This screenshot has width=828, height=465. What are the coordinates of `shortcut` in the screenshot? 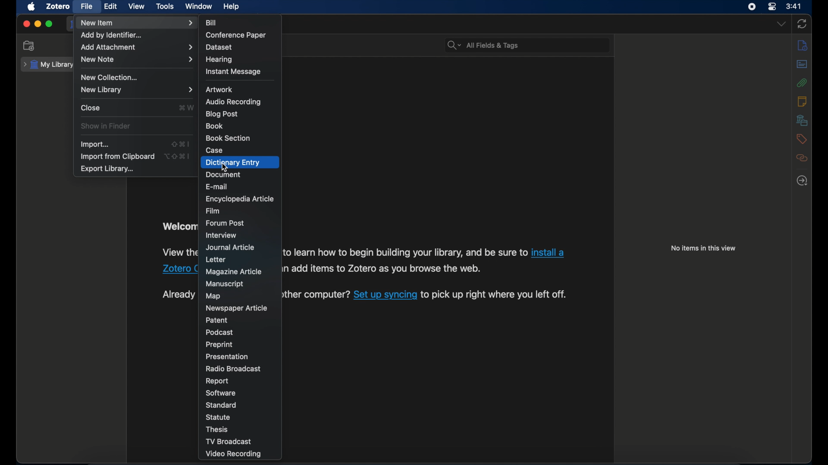 It's located at (178, 156).